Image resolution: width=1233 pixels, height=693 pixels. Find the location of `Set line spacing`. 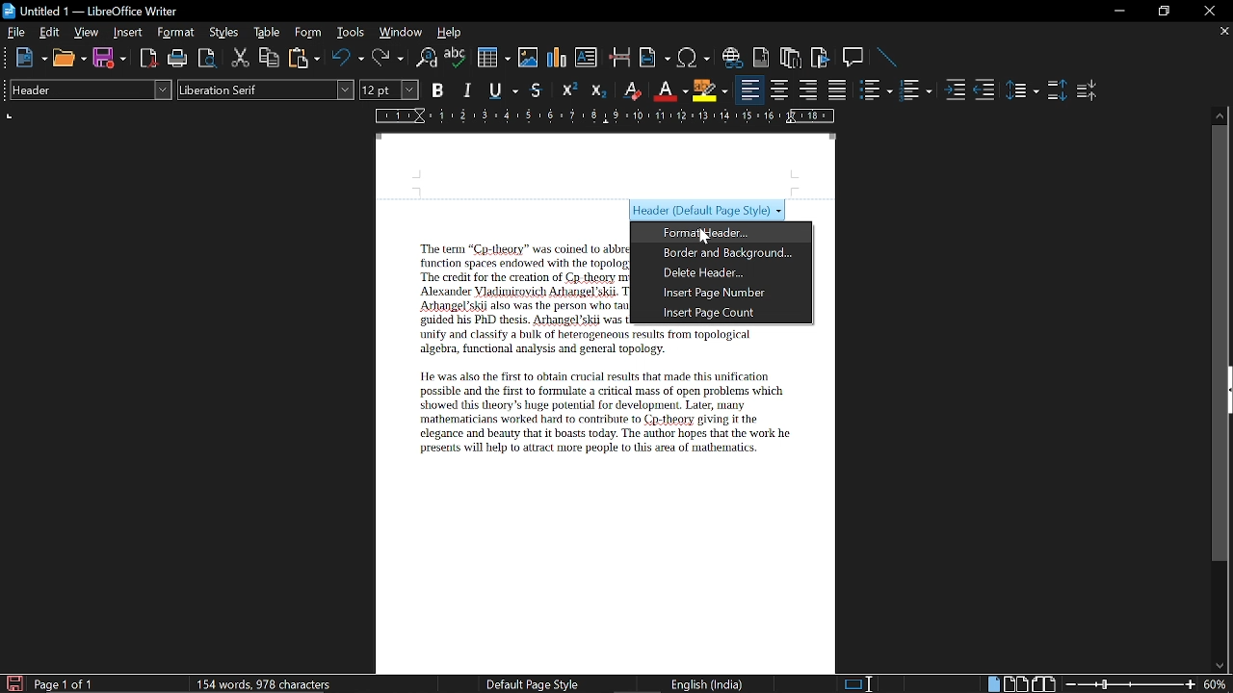

Set line spacing is located at coordinates (1021, 90).